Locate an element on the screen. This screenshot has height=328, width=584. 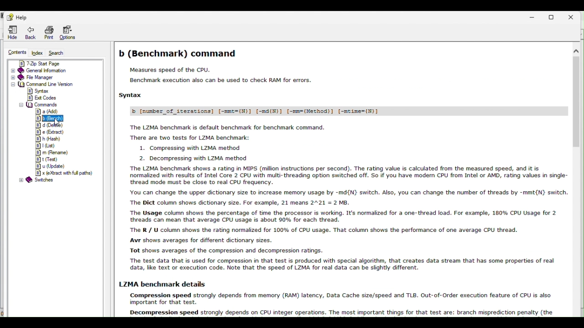
Hide is located at coordinates (12, 33).